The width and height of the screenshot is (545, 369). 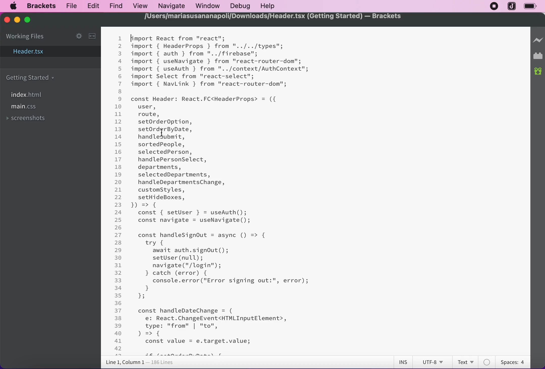 What do you see at coordinates (222, 267) in the screenshot?
I see `const handleSignOut = async () => {try {await auth.signOut();setUser (null);navigate("/login");} catch (error) {console.error ("Error signing out:", error);}};` at bounding box center [222, 267].